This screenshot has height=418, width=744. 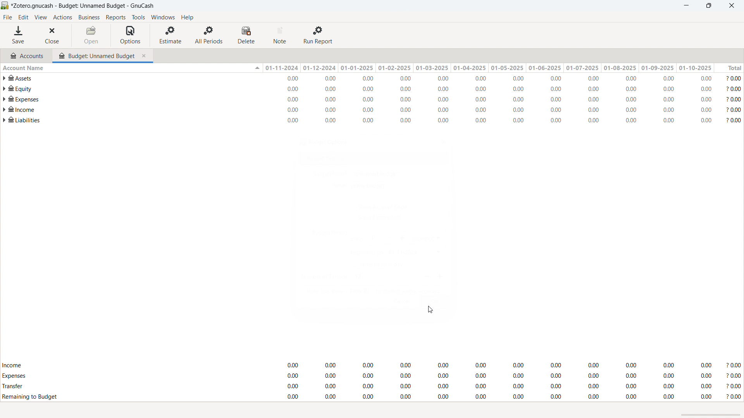 I want to click on expand subaccounts, so click(x=5, y=89).